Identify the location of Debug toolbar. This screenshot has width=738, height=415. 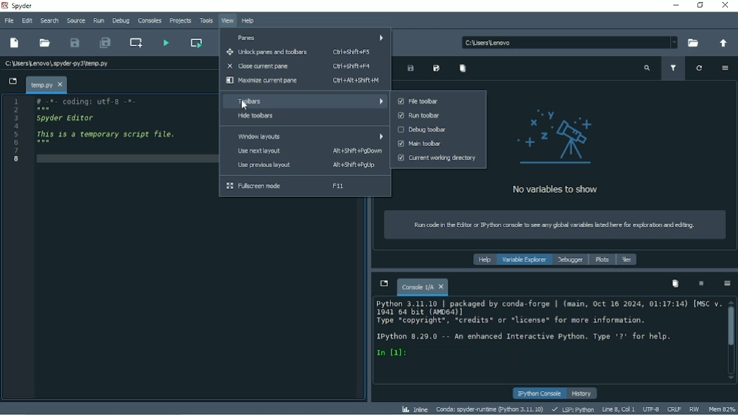
(439, 130).